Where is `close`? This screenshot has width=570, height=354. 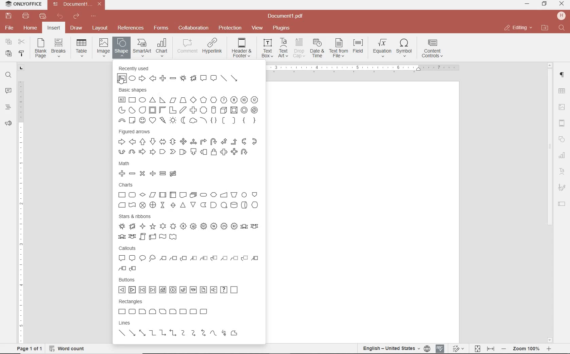
close is located at coordinates (518, 28).